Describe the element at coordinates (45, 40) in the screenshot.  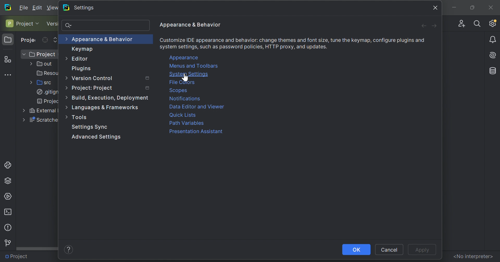
I see `Select opened file` at that location.